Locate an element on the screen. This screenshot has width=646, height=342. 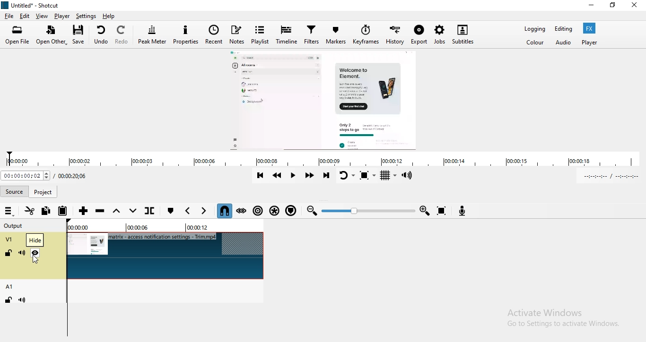
hide is located at coordinates (35, 241).